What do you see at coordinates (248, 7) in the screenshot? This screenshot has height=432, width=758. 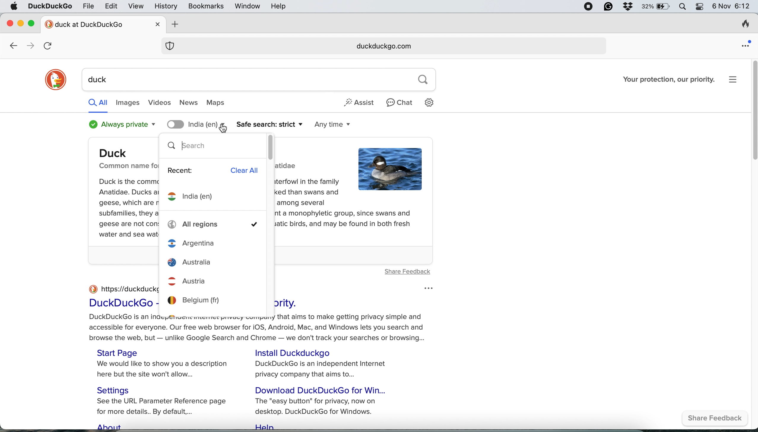 I see `window` at bounding box center [248, 7].